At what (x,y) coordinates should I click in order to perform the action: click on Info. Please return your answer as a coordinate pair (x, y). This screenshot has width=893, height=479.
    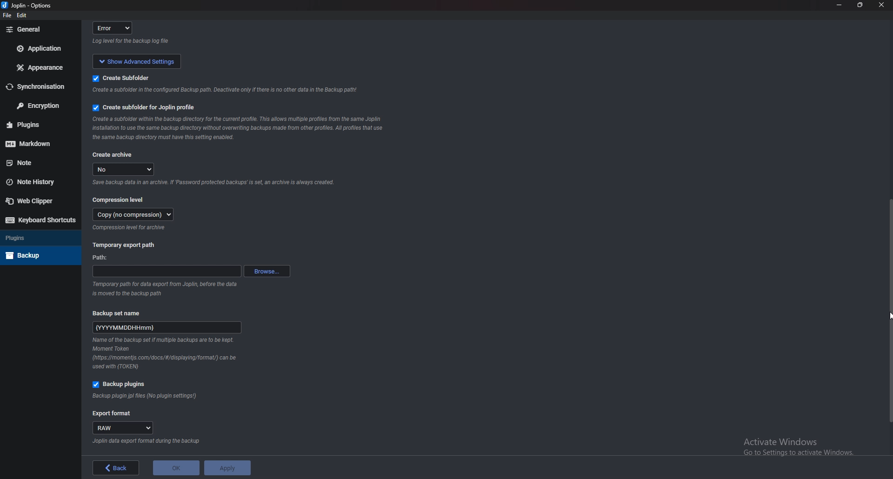
    Looking at the image, I should click on (146, 396).